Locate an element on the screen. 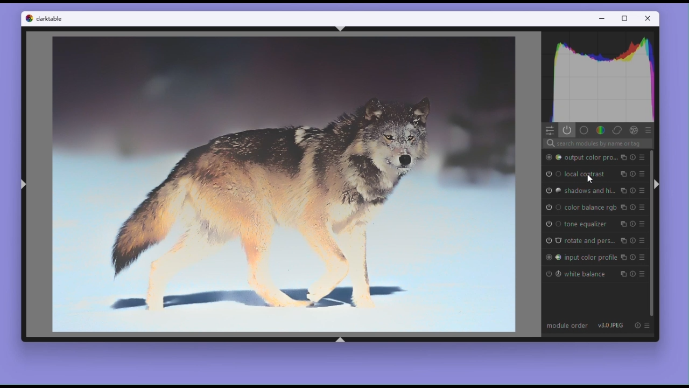 The height and width of the screenshot is (388, 689). 'tone equalizer' is switched on is located at coordinates (552, 224).